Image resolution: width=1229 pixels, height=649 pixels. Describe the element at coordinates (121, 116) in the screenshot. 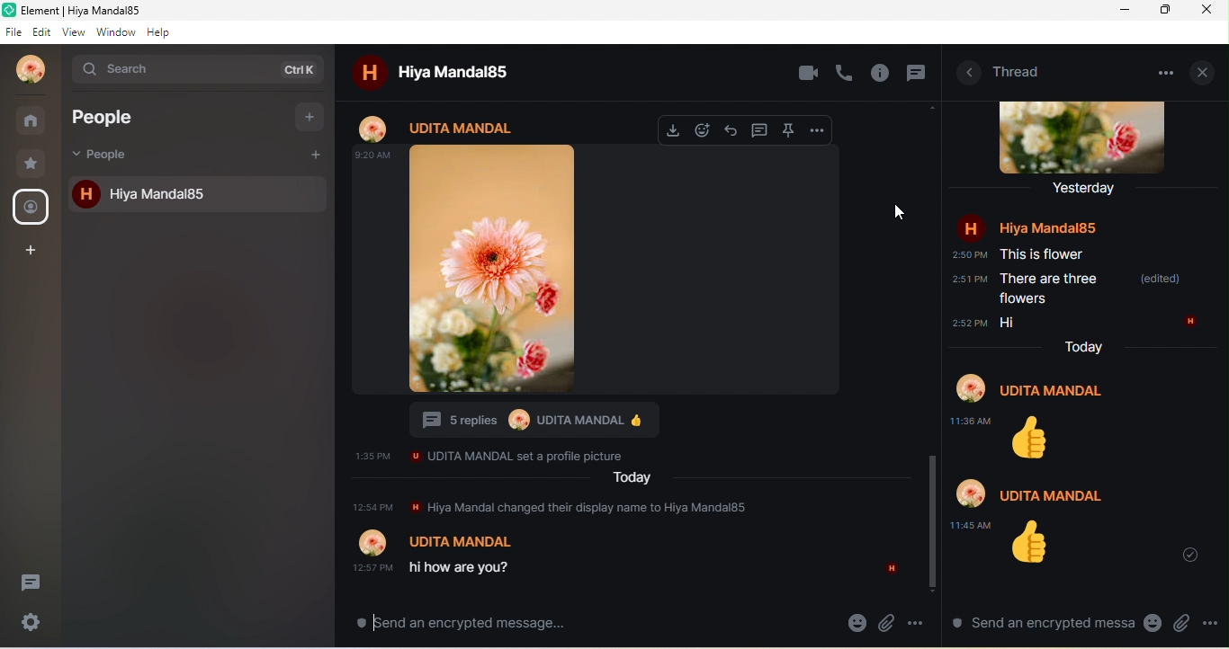

I see `people` at that location.